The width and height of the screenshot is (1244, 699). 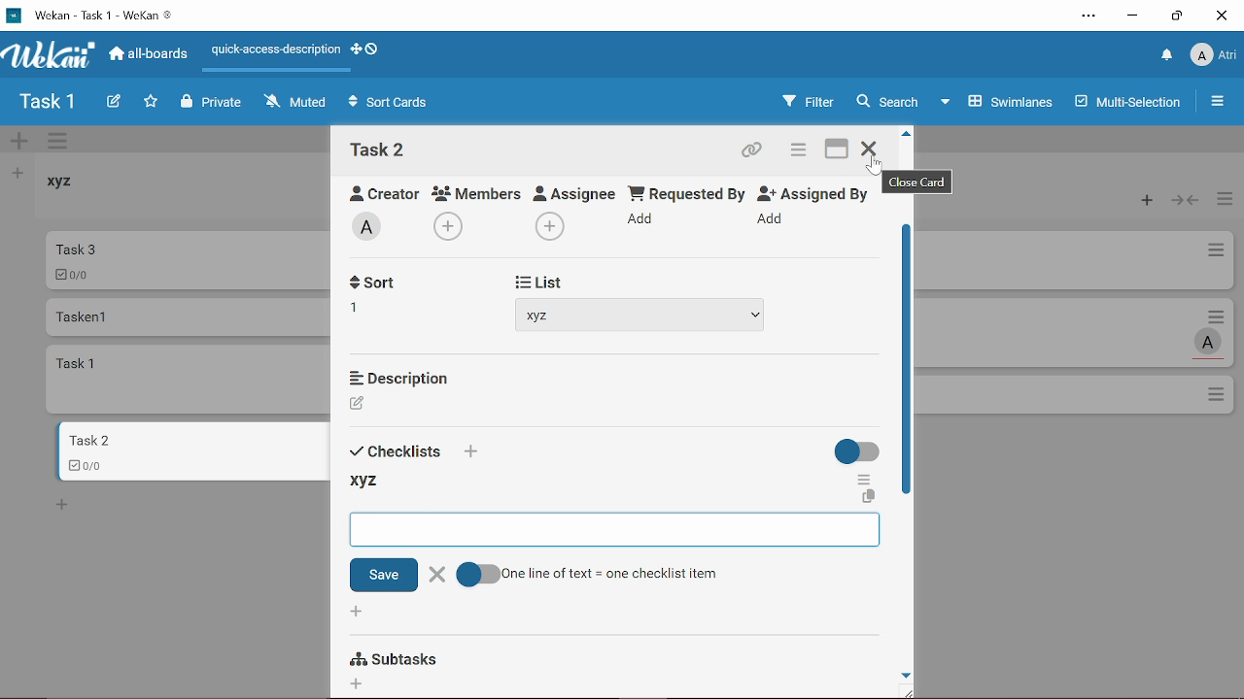 I want to click on Swimlanes, so click(x=999, y=100).